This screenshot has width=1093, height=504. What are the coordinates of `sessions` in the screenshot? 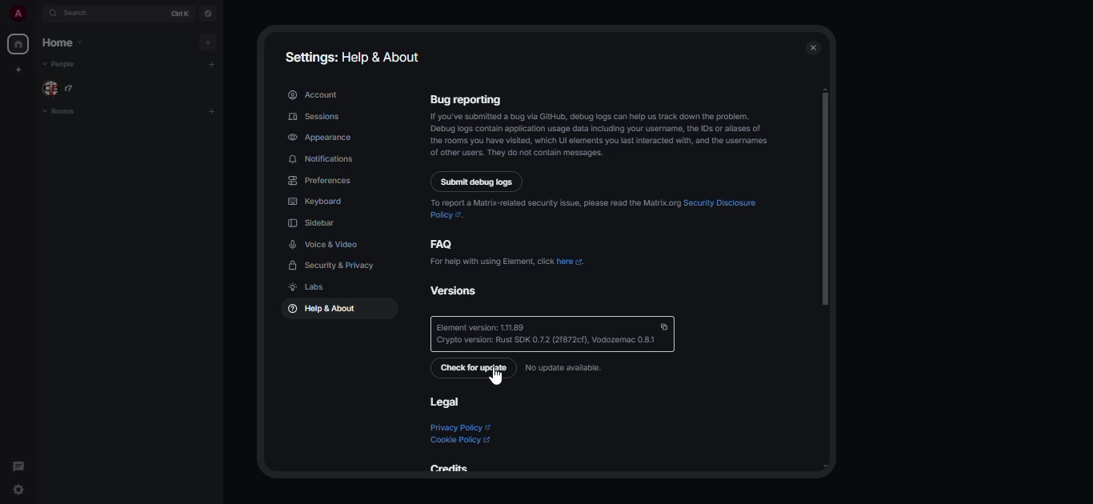 It's located at (318, 117).